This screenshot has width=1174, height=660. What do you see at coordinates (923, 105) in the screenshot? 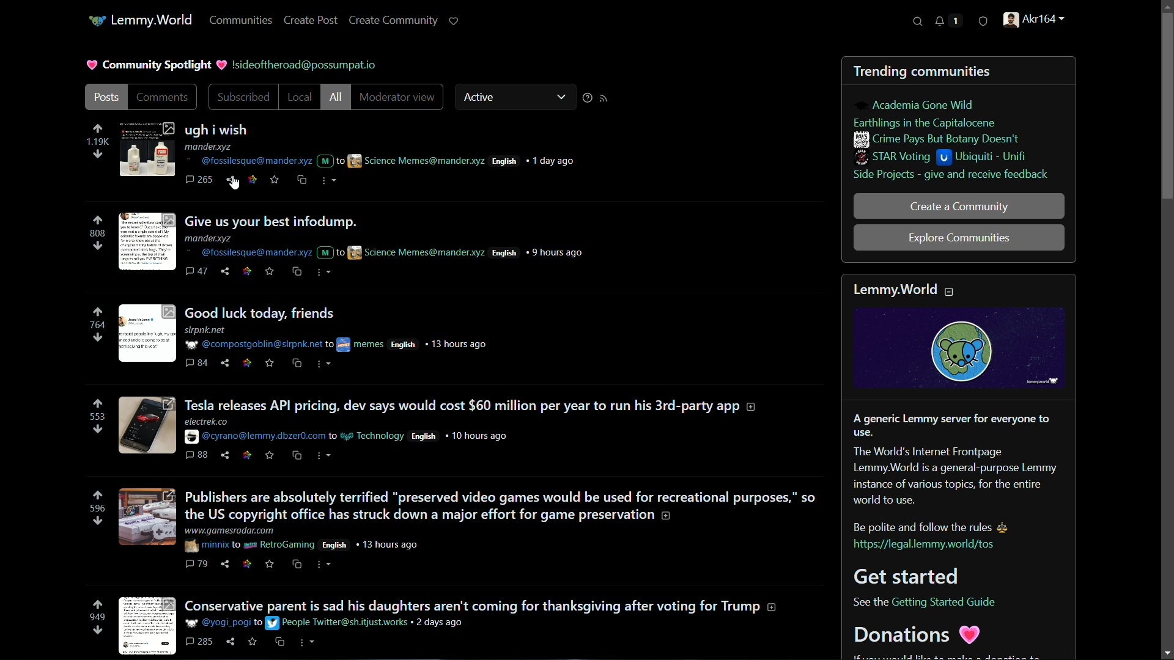
I see `academia gone wild` at bounding box center [923, 105].